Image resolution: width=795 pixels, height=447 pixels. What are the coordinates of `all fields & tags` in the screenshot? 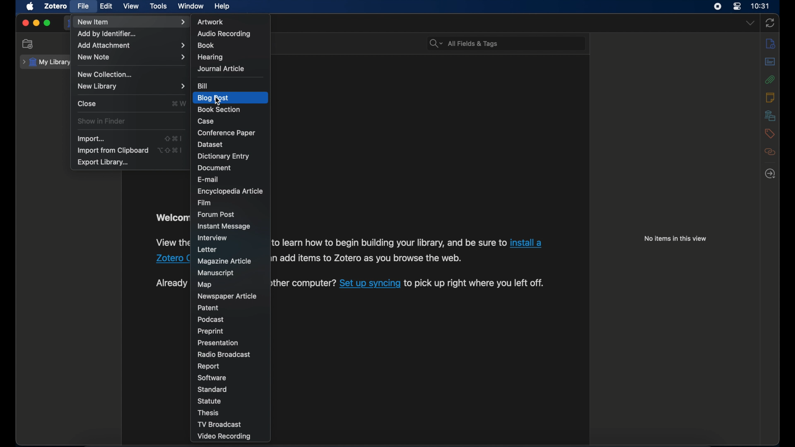 It's located at (465, 43).